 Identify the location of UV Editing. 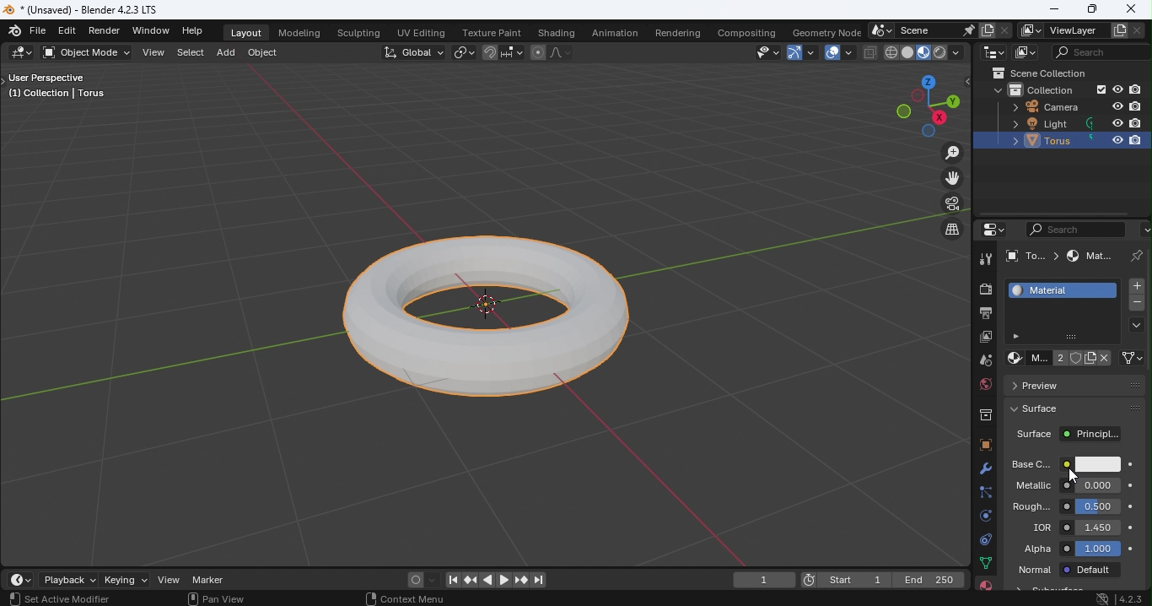
(422, 31).